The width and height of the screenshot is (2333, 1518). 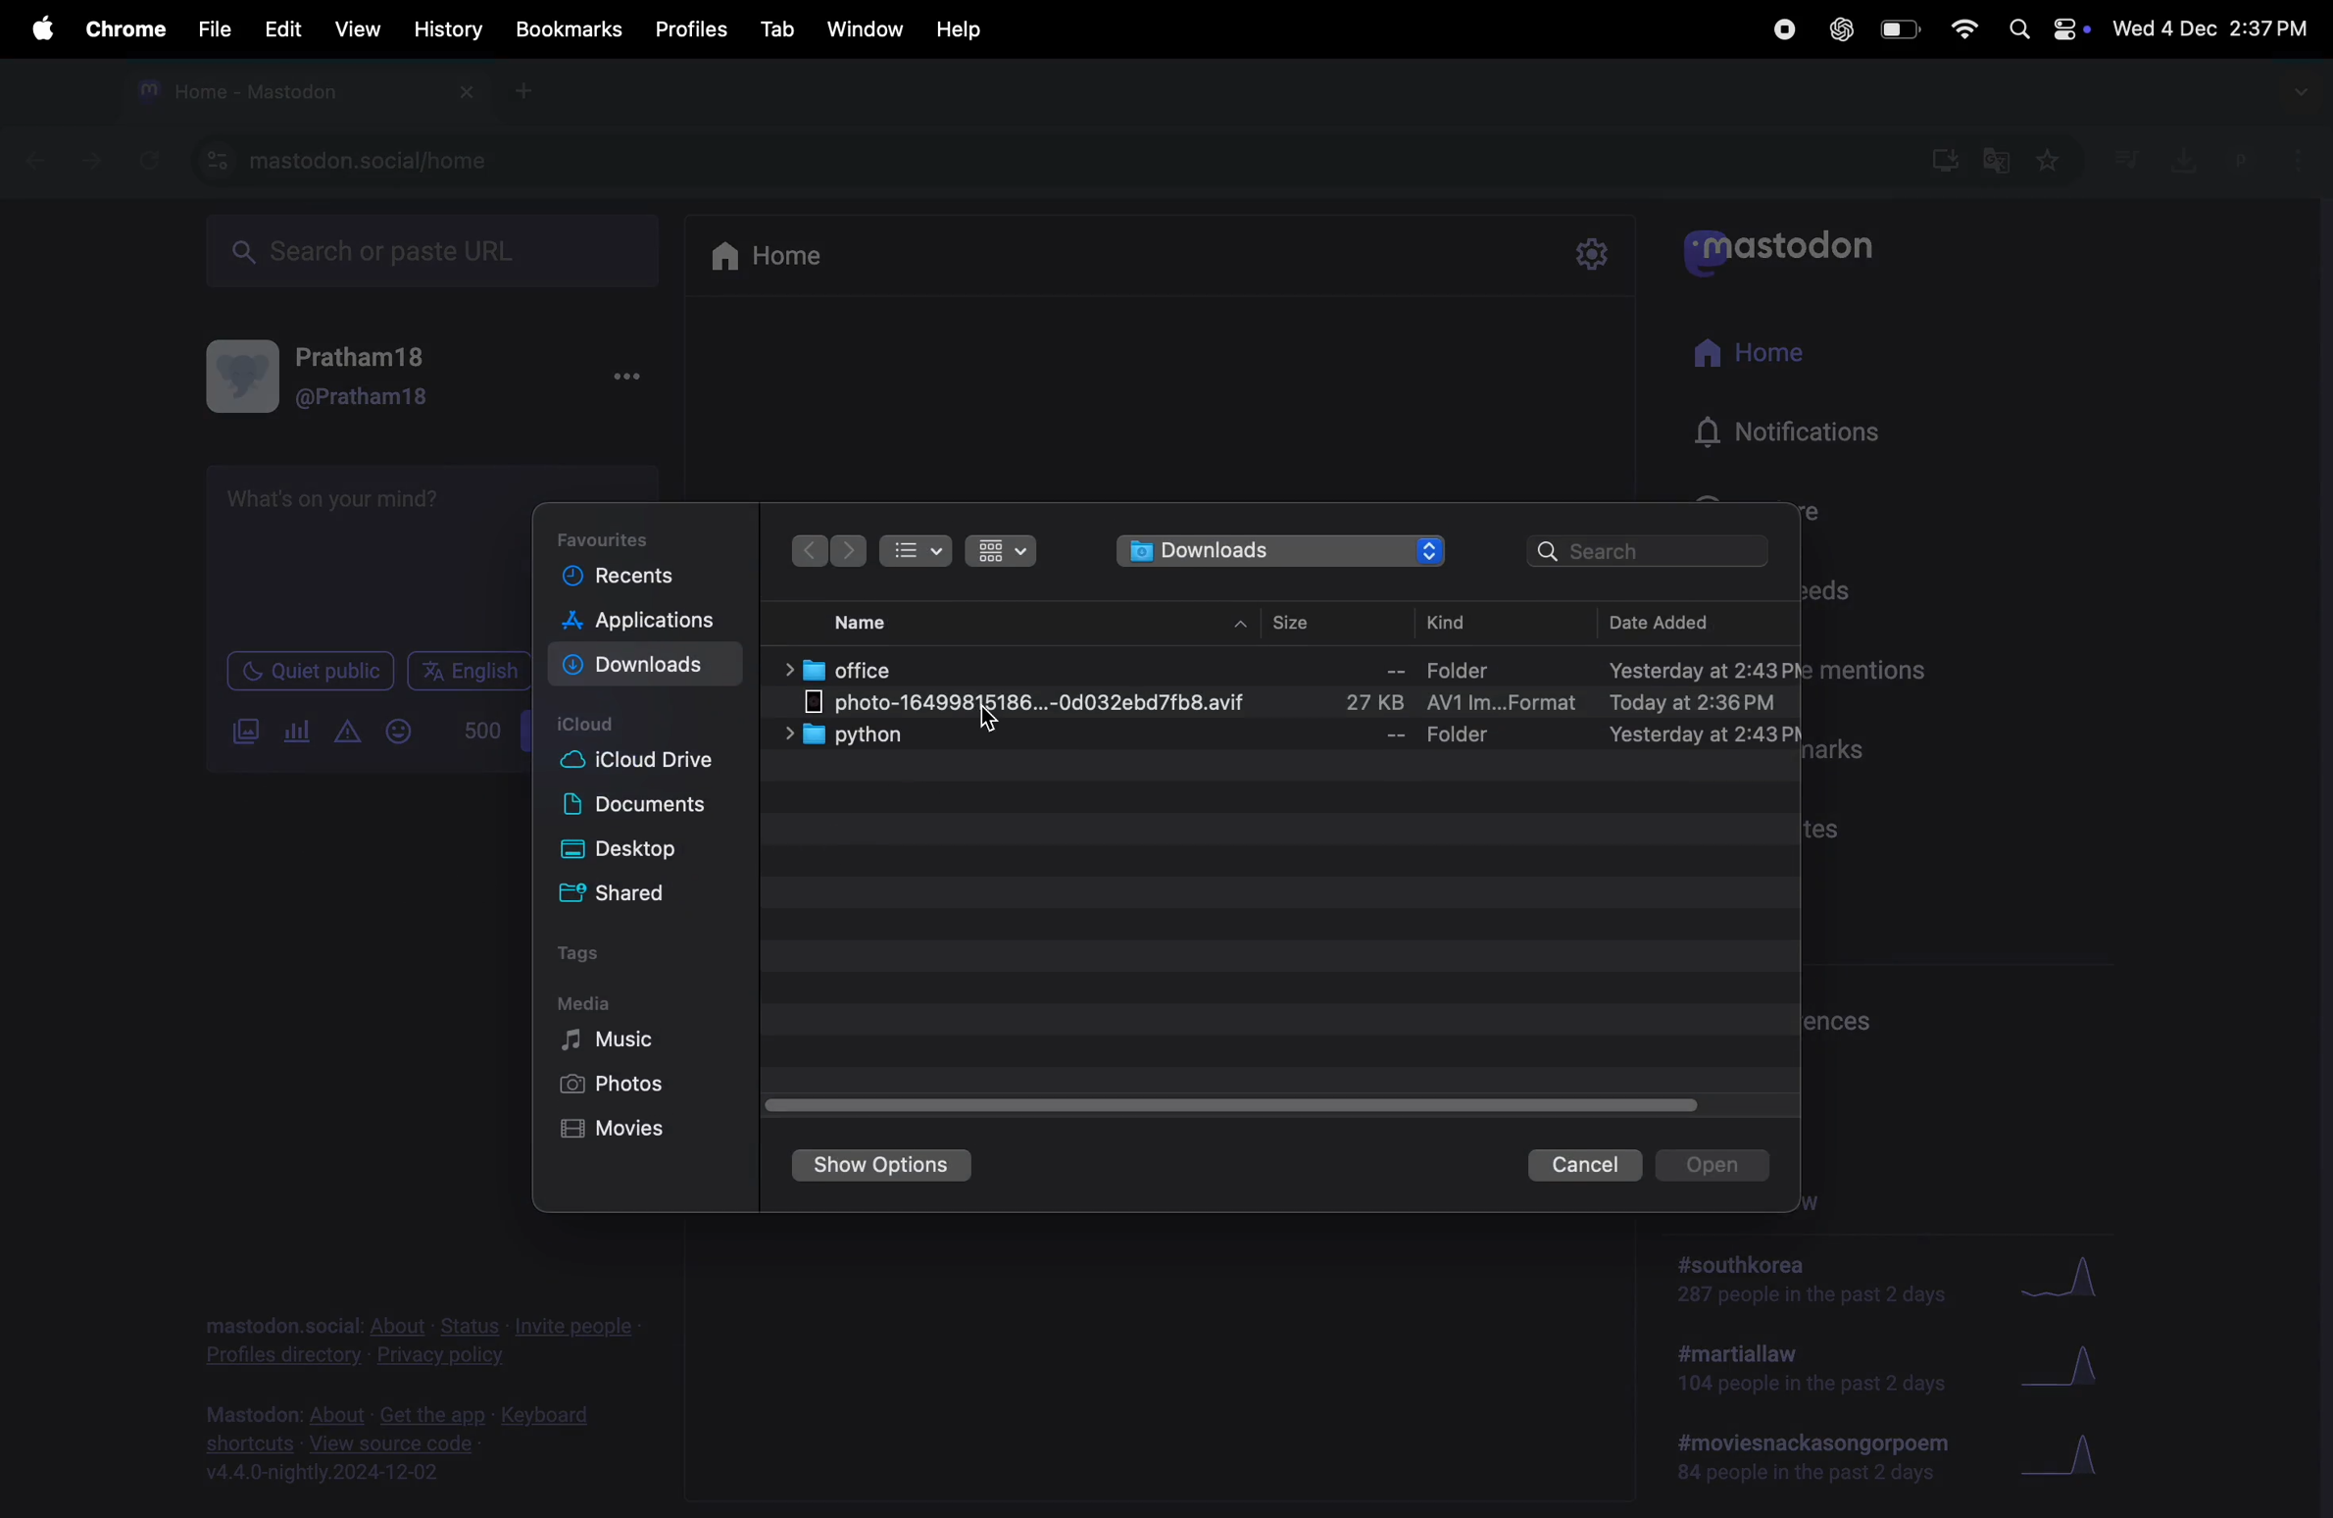 I want to click on apple menu, so click(x=34, y=28).